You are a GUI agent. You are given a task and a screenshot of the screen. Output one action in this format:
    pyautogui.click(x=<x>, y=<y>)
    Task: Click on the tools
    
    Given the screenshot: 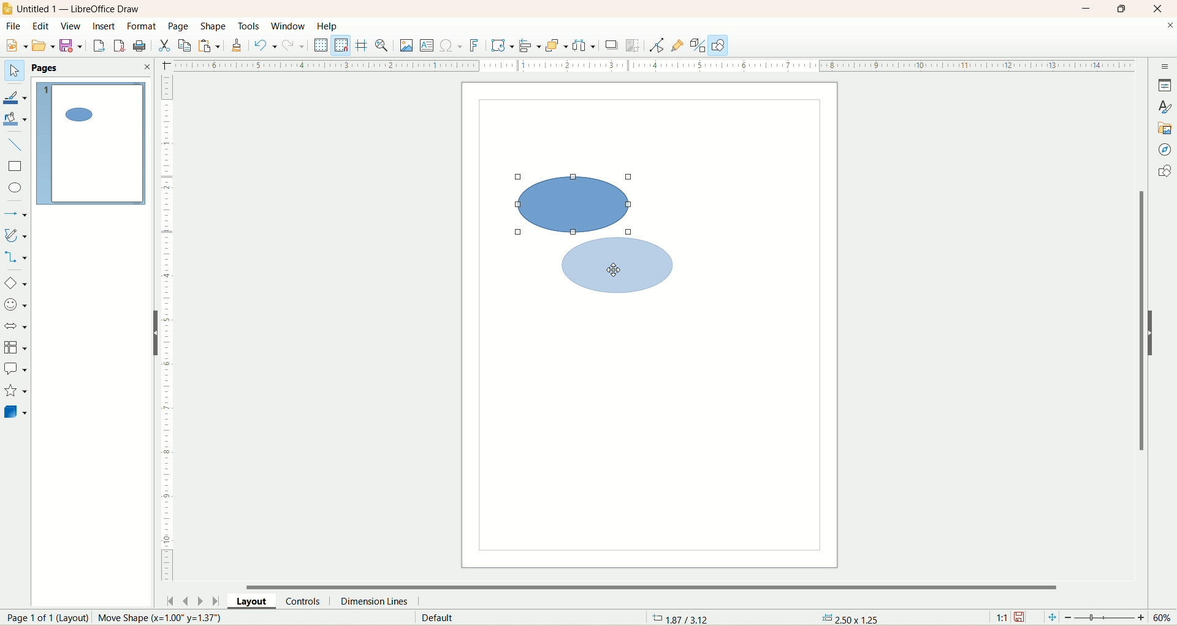 What is the action you would take?
    pyautogui.click(x=249, y=28)
    